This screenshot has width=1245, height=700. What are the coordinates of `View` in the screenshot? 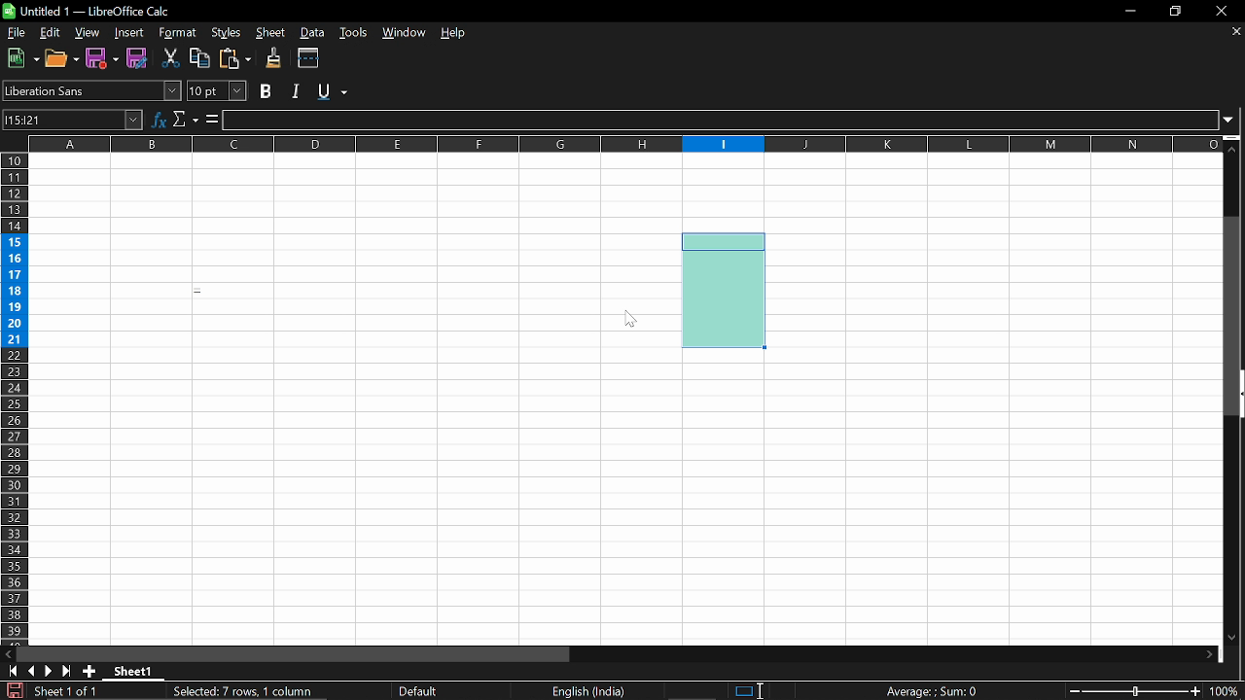 It's located at (88, 33).